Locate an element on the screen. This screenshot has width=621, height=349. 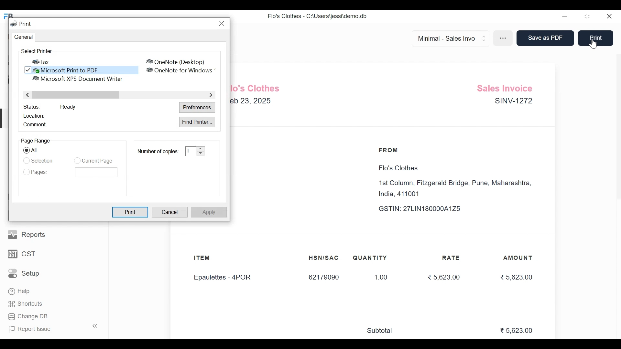
Flo's Clothes - C:\Users\jessi\demo.db is located at coordinates (317, 16).